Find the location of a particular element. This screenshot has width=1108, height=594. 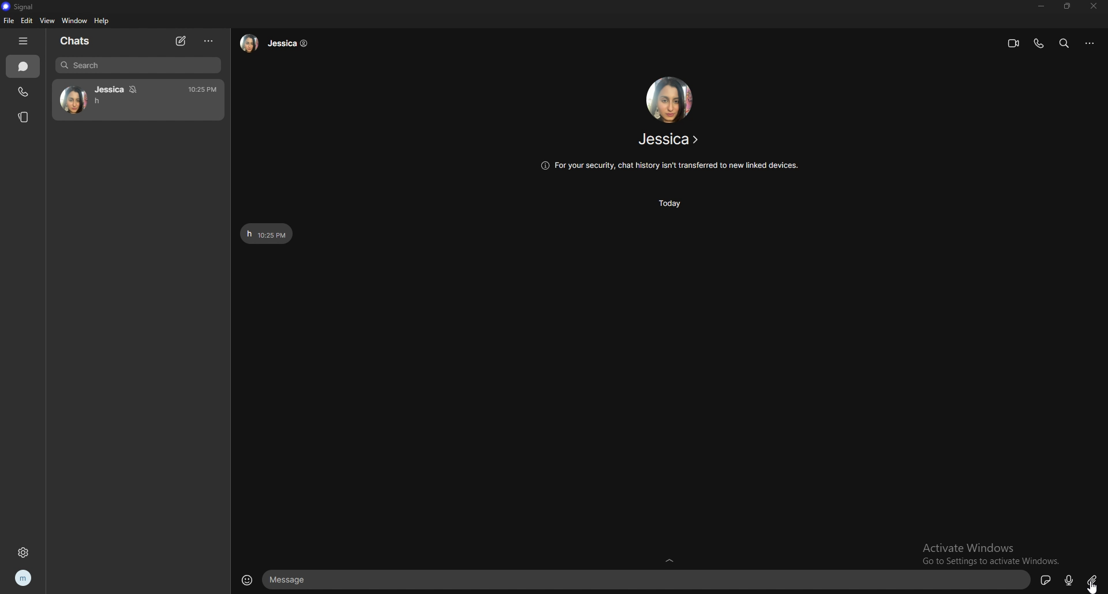

contact is located at coordinates (278, 43).